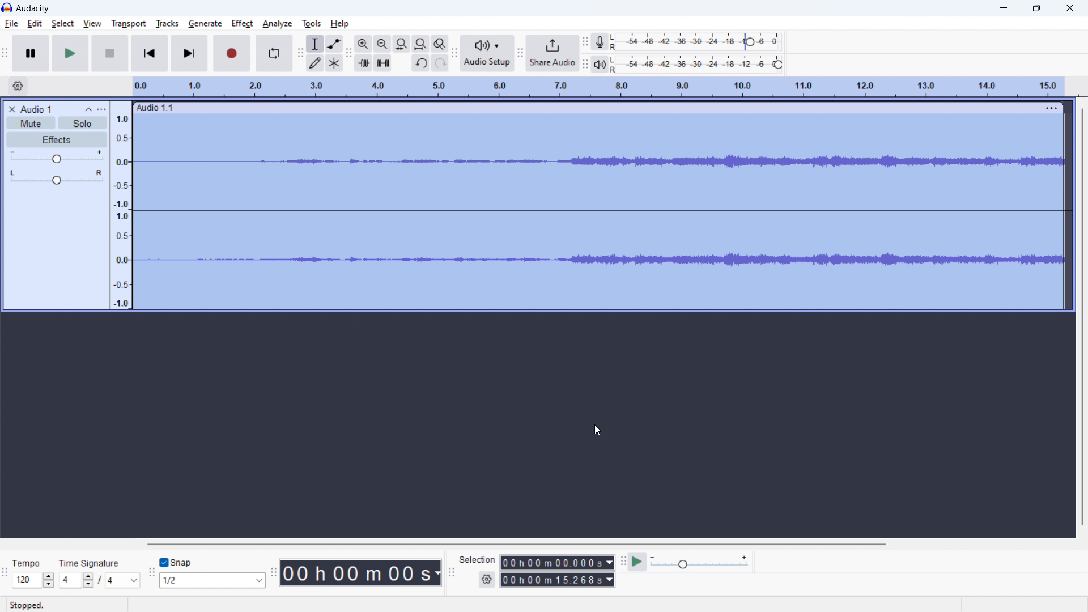 This screenshot has width=1088, height=612. I want to click on edit toolbar, so click(348, 53).